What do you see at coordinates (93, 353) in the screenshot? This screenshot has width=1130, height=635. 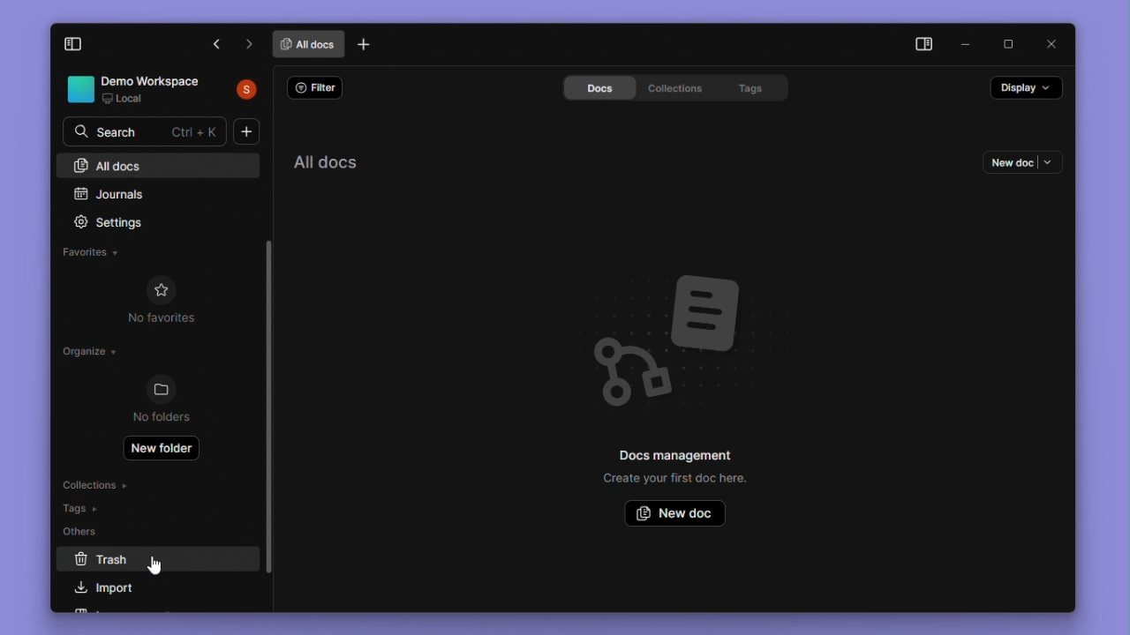 I see `Organize` at bounding box center [93, 353].